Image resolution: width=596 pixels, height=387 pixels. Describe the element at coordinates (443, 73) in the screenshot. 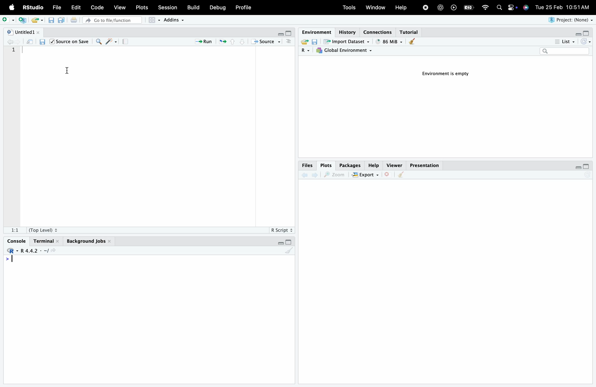

I see `Environment is empty` at that location.